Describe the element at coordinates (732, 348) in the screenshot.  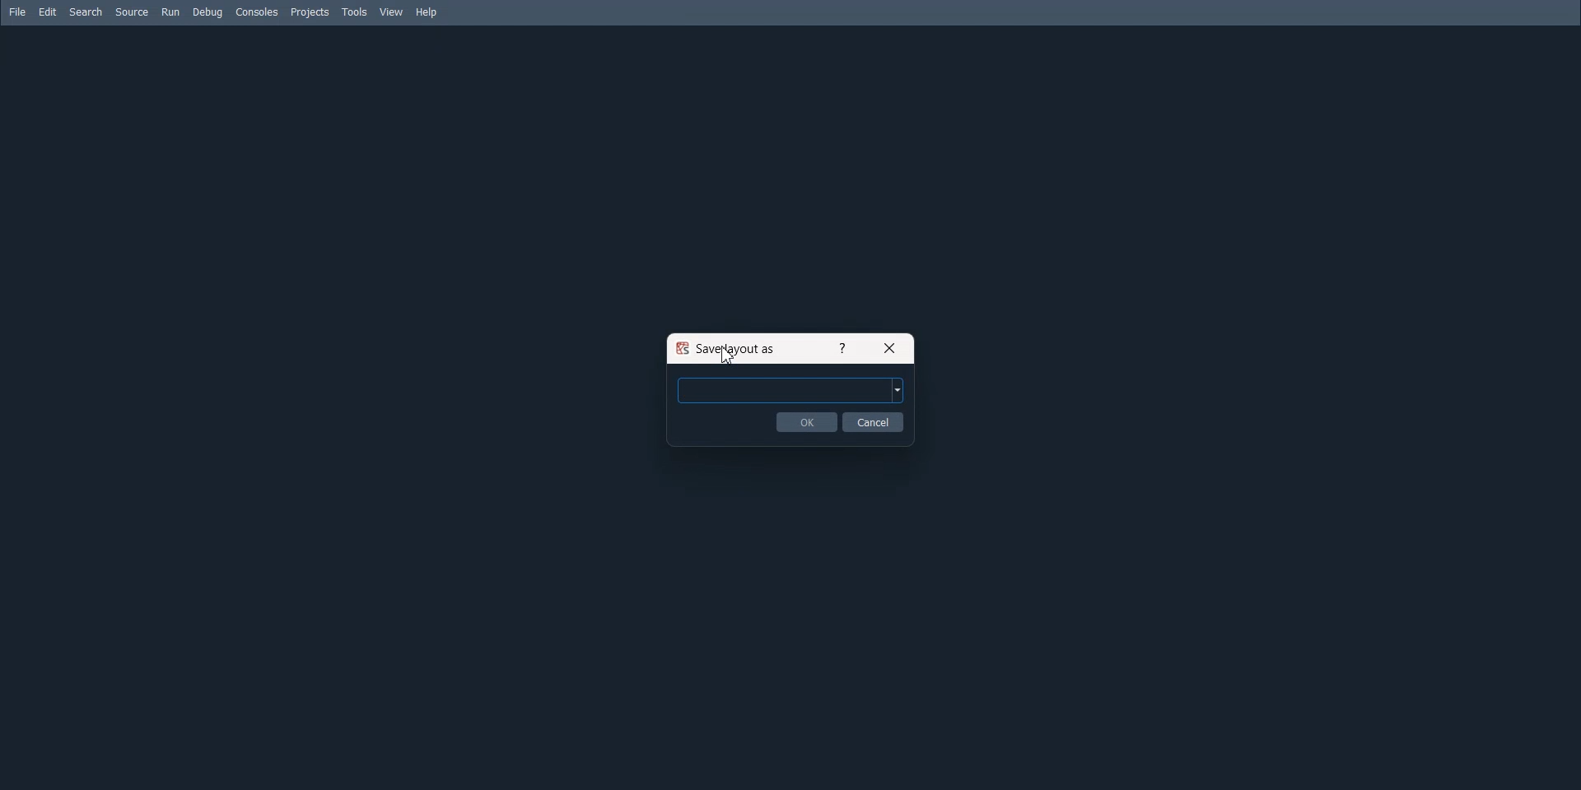
I see `Save layout as` at that location.